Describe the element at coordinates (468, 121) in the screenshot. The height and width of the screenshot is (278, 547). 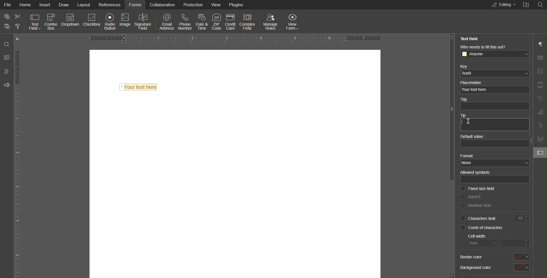
I see `Cursor` at that location.